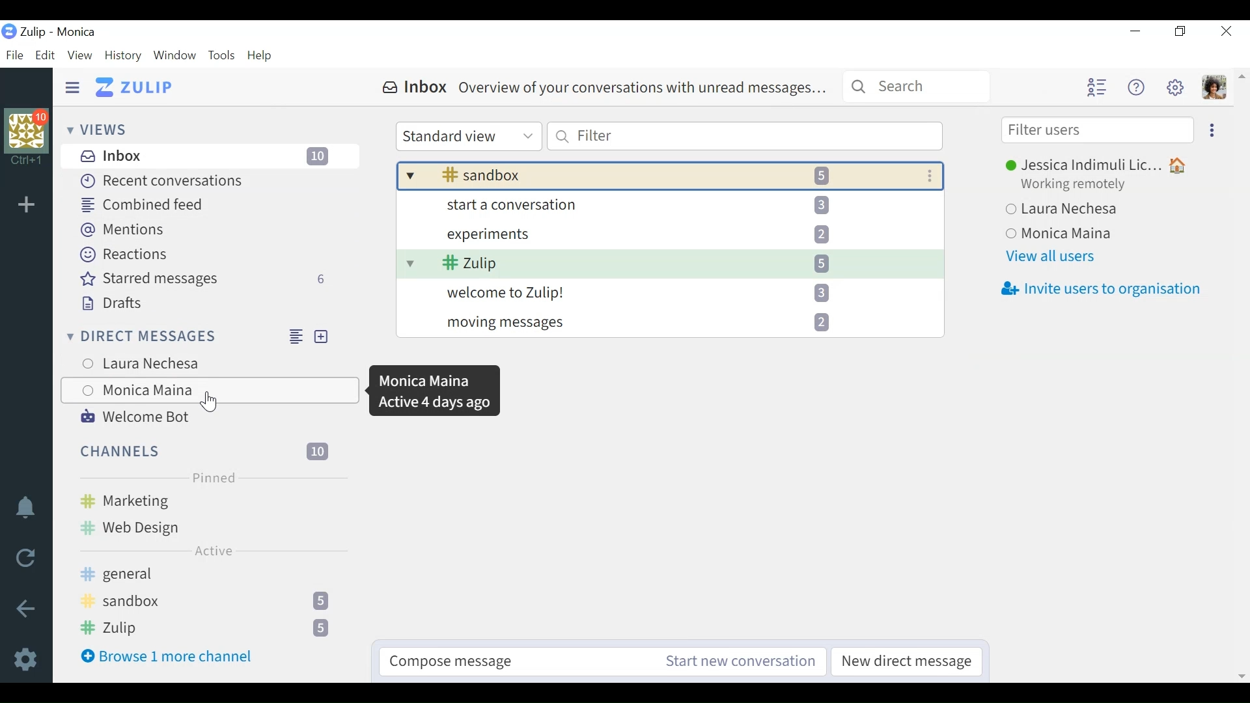 The height and width of the screenshot is (703, 1250). I want to click on Close, so click(1225, 33).